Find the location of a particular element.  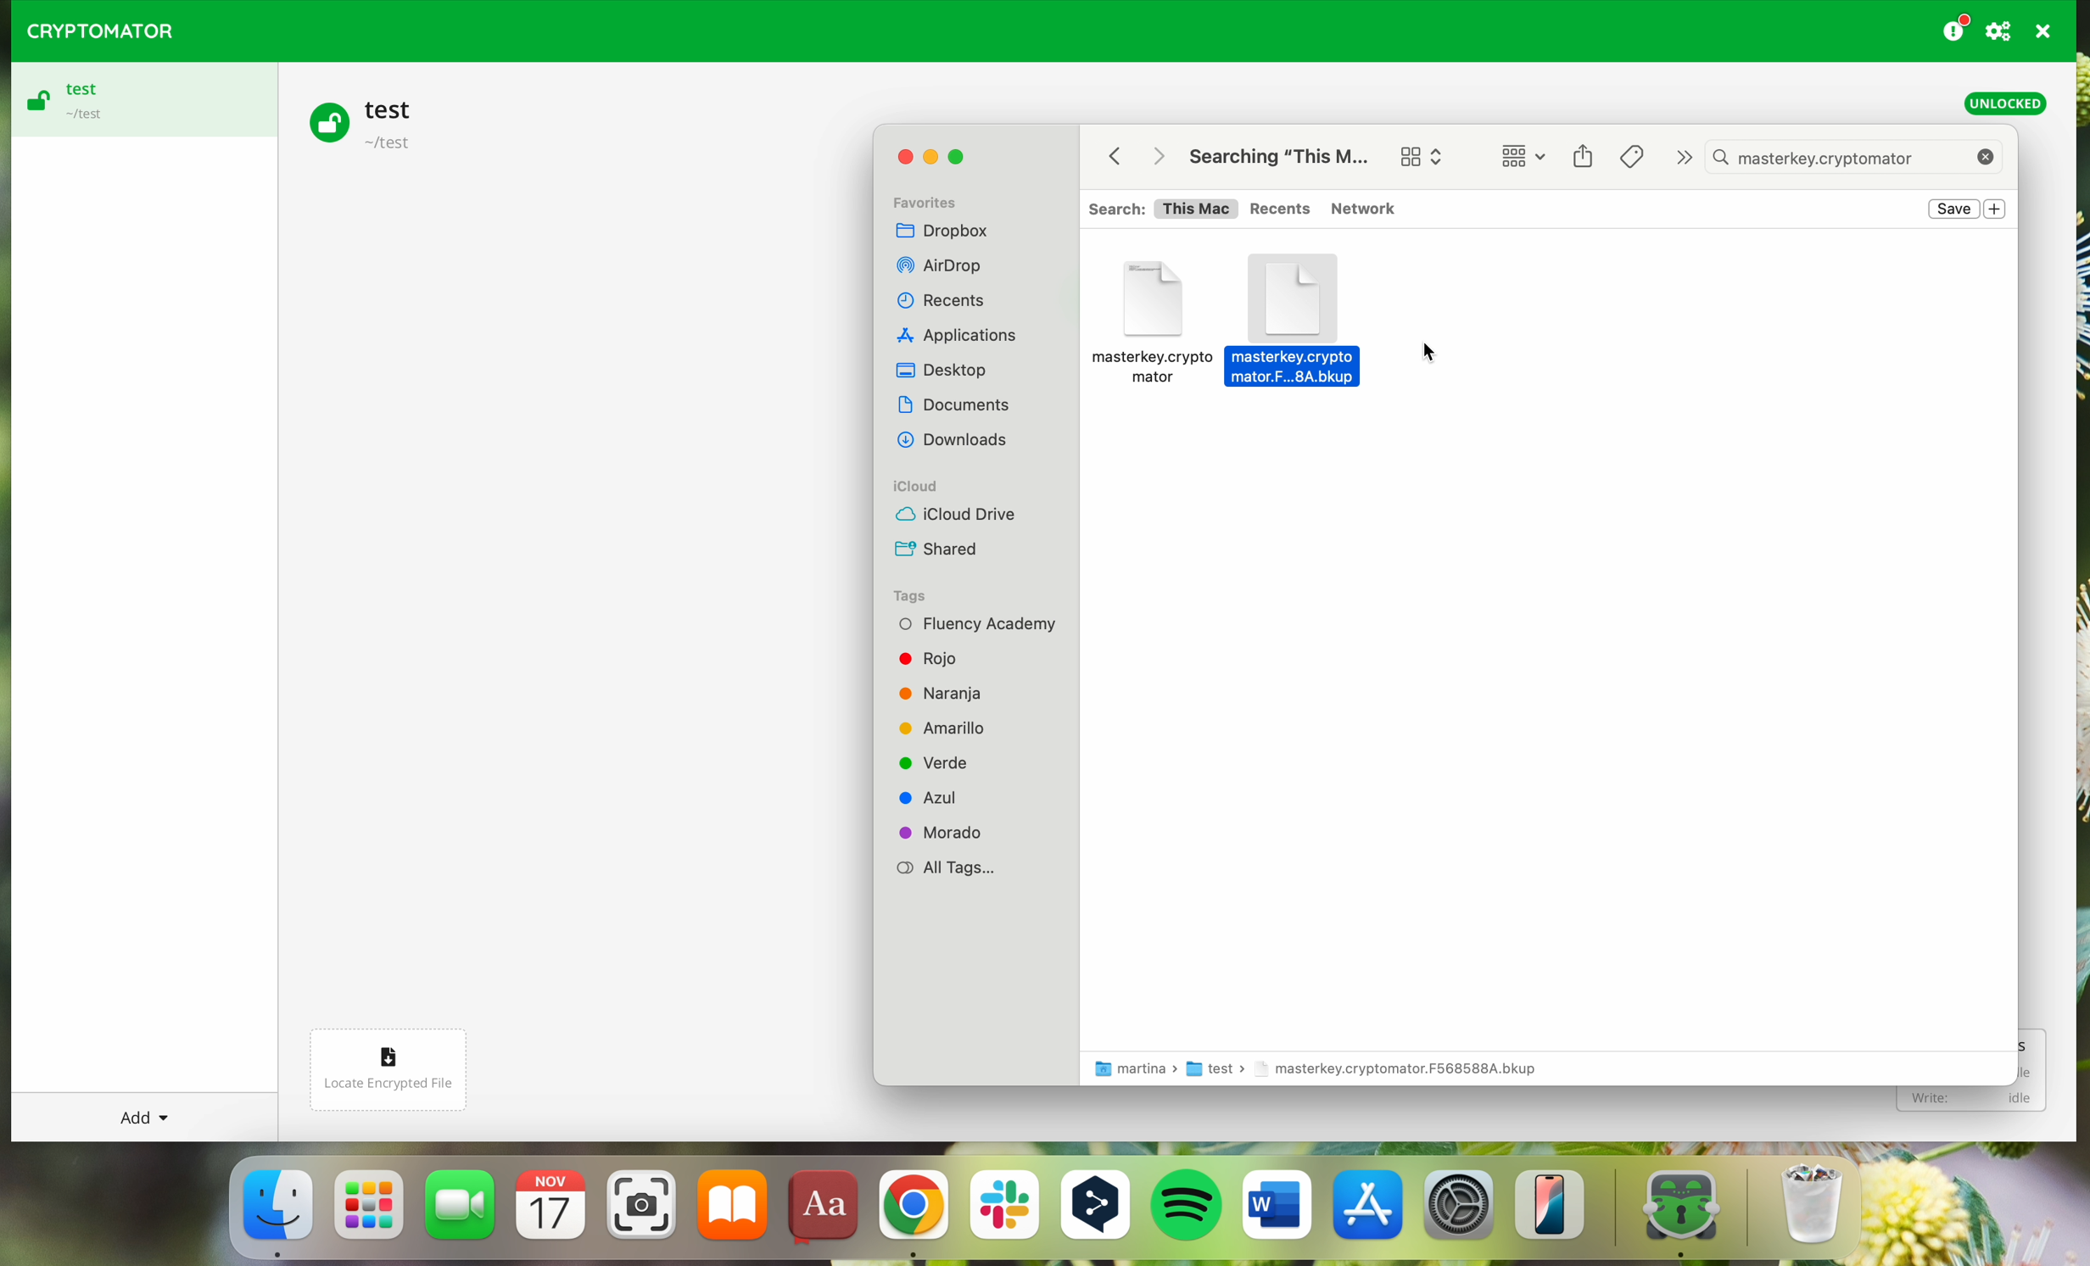

masterkey.cryptomator is located at coordinates (1859, 159).